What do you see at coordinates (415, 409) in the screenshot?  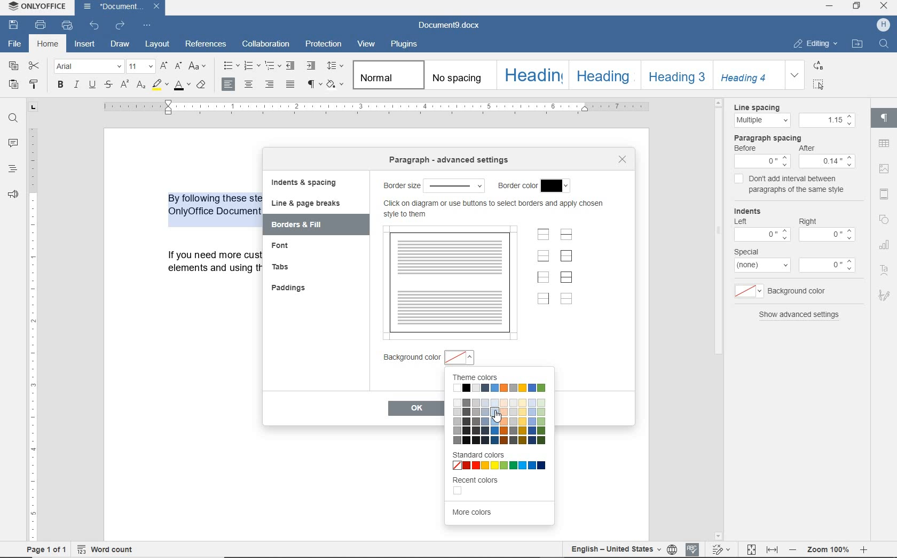 I see `ok` at bounding box center [415, 409].